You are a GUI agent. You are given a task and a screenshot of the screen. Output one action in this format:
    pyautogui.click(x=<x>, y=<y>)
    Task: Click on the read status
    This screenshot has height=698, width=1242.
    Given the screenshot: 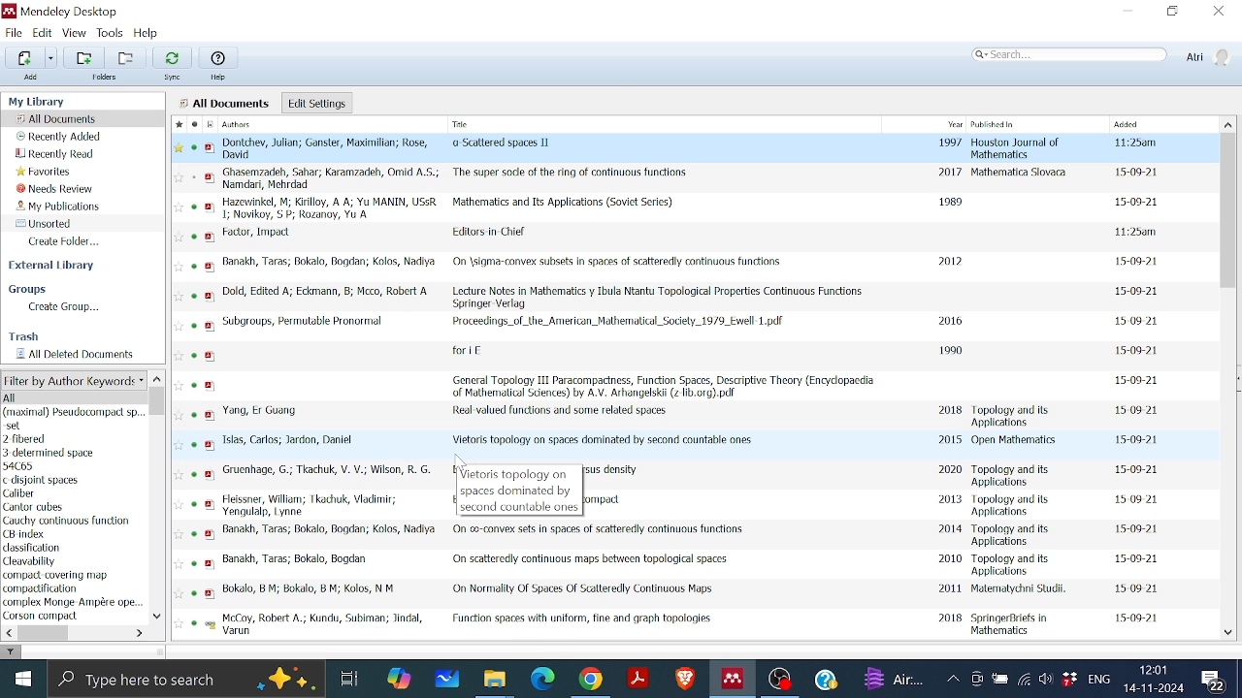 What is the action you would take?
    pyautogui.click(x=196, y=536)
    